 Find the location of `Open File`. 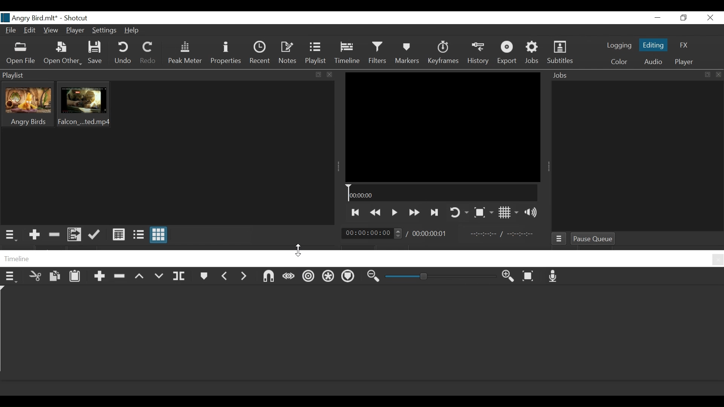

Open File is located at coordinates (21, 54).